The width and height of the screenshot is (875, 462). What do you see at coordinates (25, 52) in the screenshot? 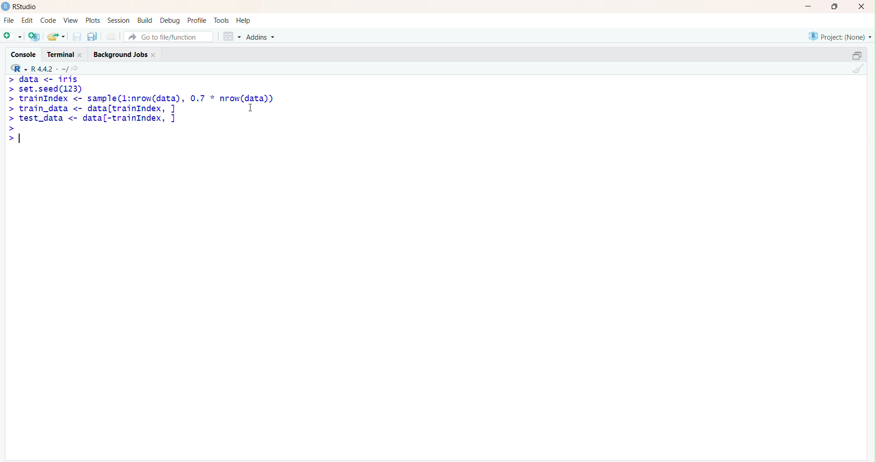
I see `Console` at bounding box center [25, 52].